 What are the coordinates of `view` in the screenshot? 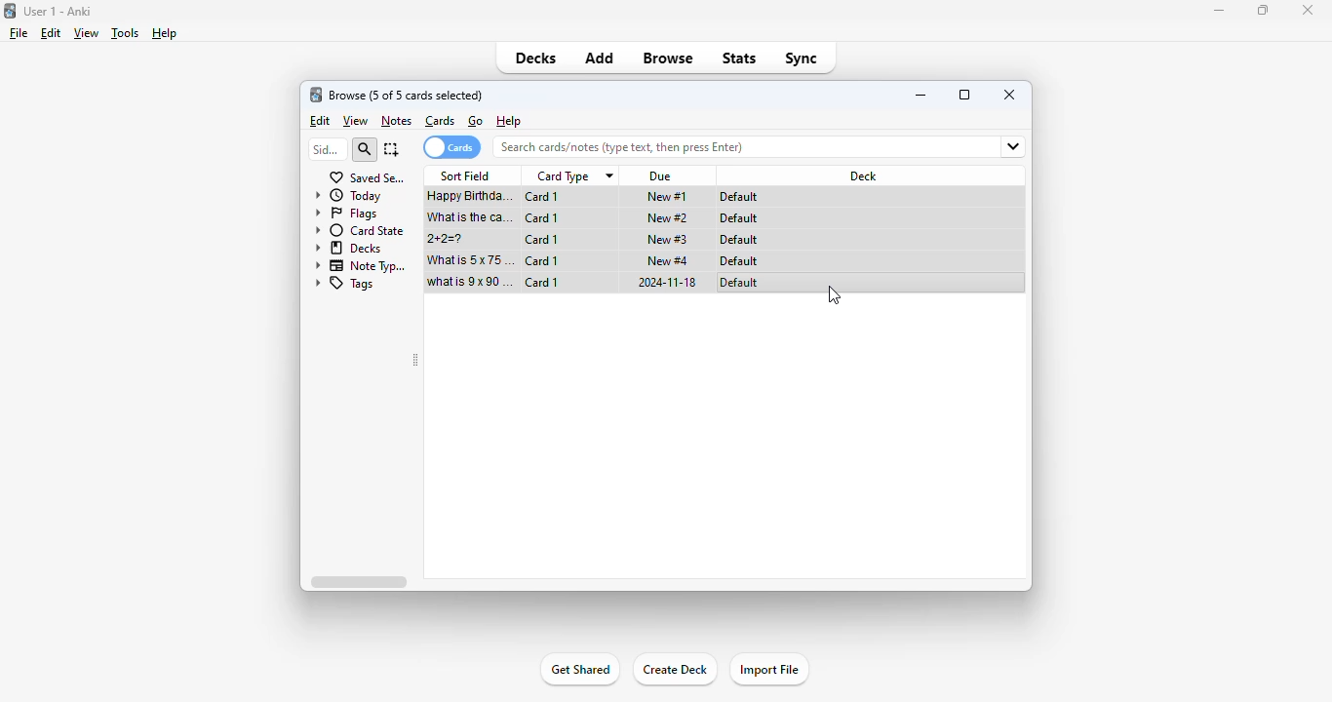 It's located at (87, 33).